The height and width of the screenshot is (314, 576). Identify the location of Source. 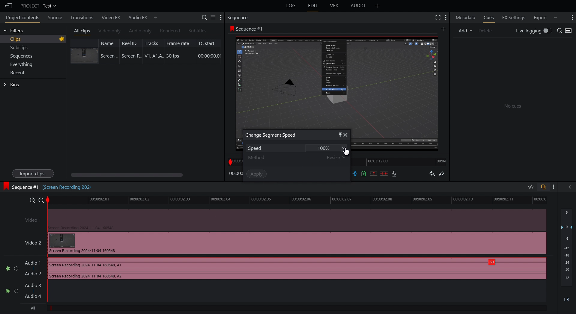
(53, 18).